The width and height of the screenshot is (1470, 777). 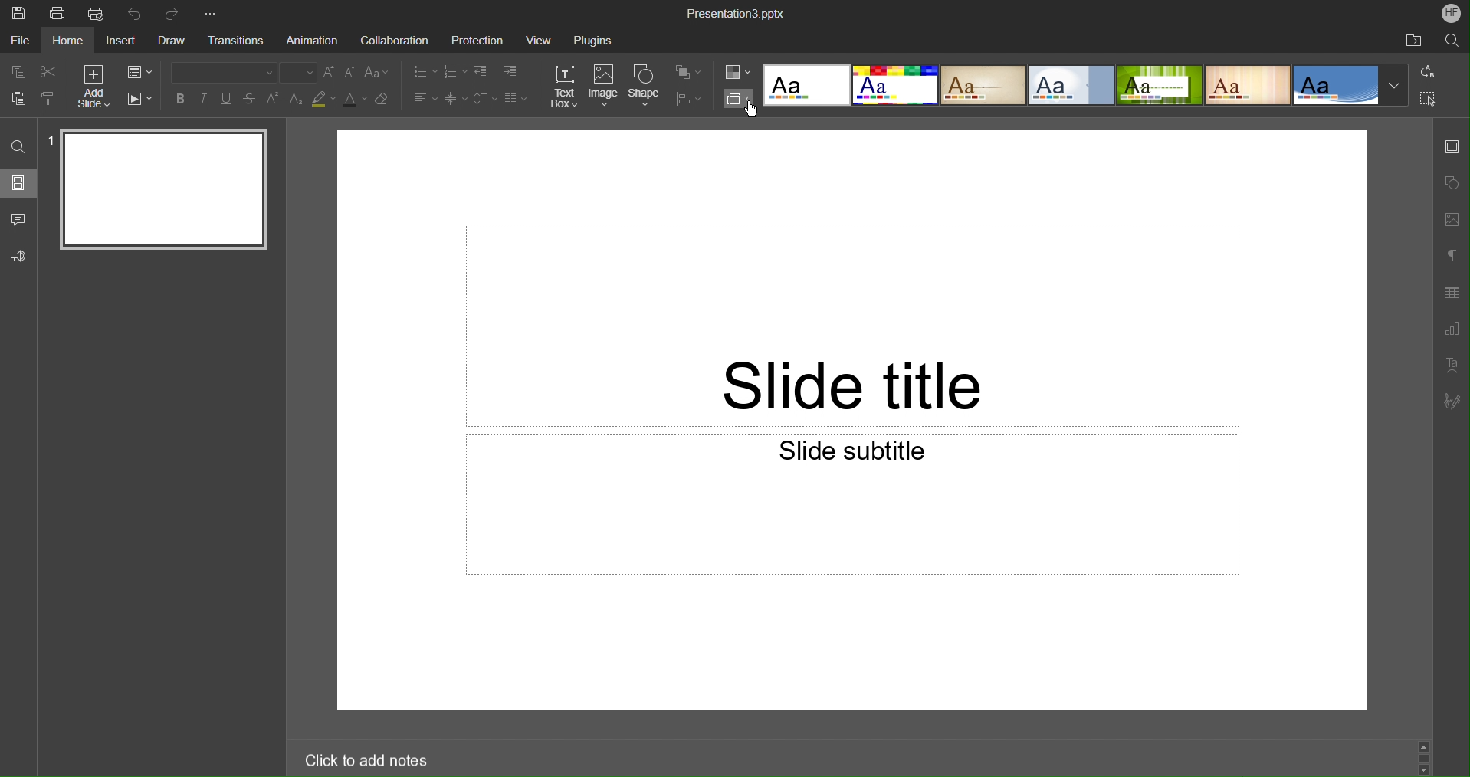 I want to click on Find, so click(x=18, y=146).